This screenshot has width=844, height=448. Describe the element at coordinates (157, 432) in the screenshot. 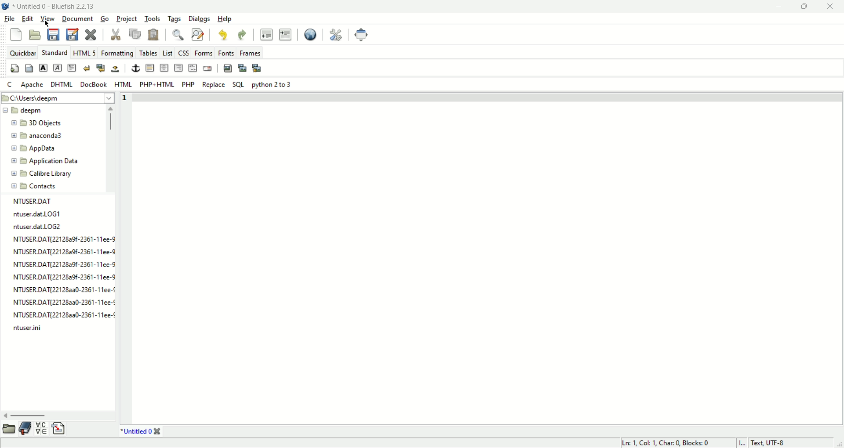

I see `close` at that location.